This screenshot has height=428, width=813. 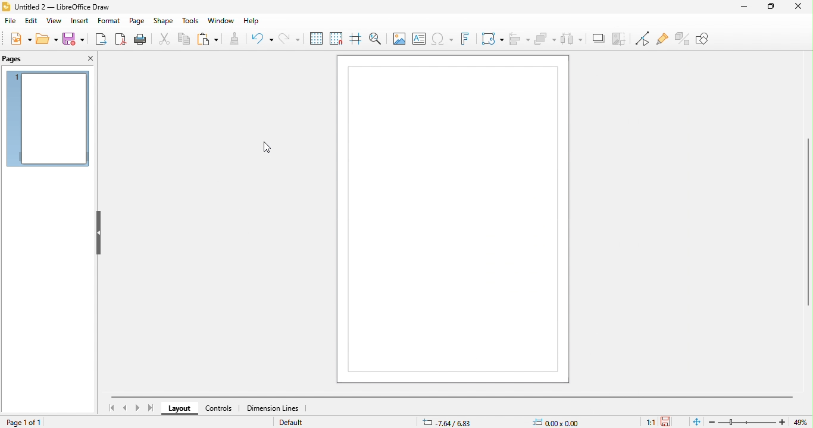 What do you see at coordinates (54, 21) in the screenshot?
I see `view` at bounding box center [54, 21].